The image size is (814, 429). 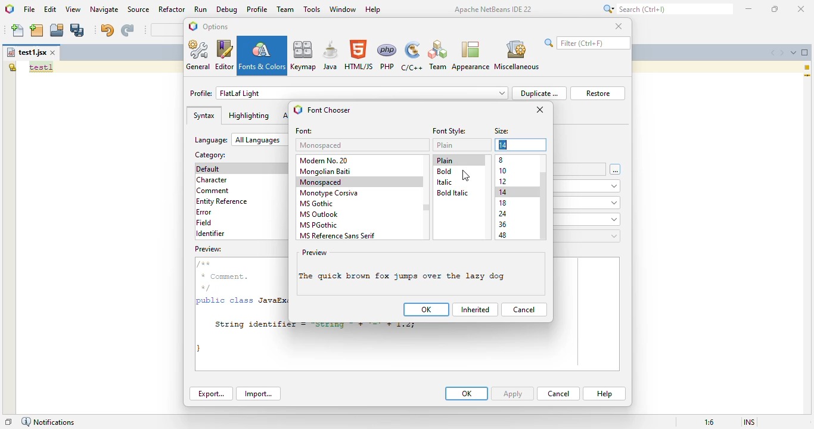 What do you see at coordinates (588, 43) in the screenshot?
I see `search` at bounding box center [588, 43].